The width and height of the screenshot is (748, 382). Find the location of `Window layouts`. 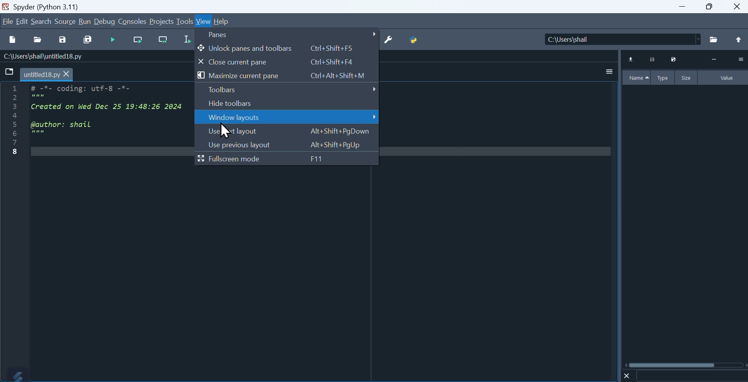

Window layouts is located at coordinates (287, 118).